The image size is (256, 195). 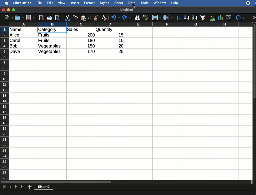 What do you see at coordinates (90, 3) in the screenshot?
I see `format` at bounding box center [90, 3].